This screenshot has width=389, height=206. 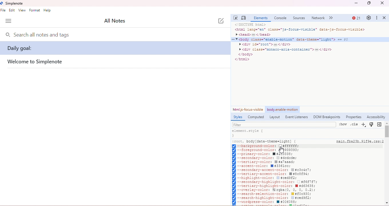 What do you see at coordinates (318, 18) in the screenshot?
I see `network` at bounding box center [318, 18].